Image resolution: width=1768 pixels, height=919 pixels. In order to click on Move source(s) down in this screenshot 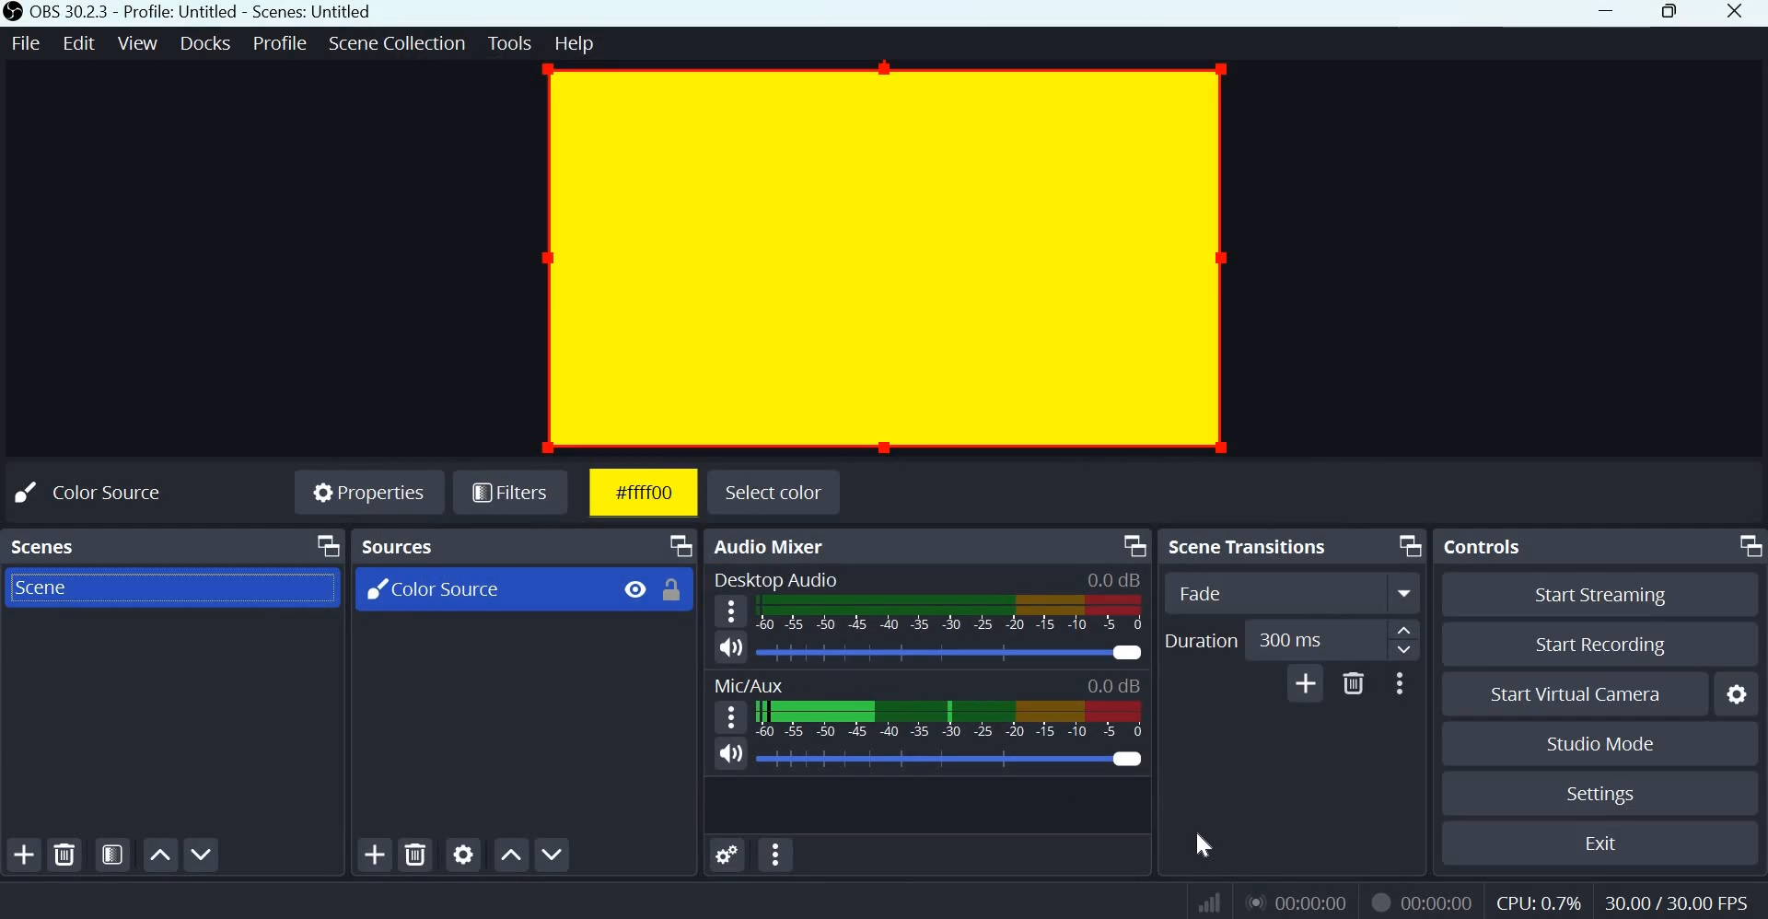, I will do `click(554, 852)`.